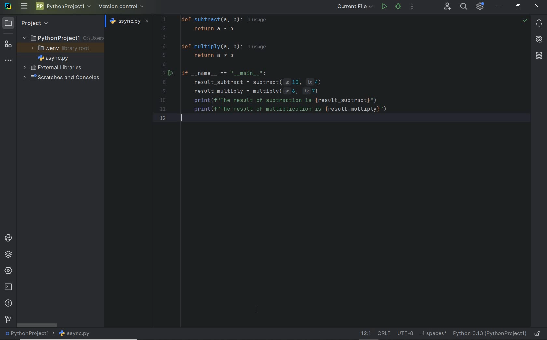  Describe the element at coordinates (7, 45) in the screenshot. I see `structure` at that location.